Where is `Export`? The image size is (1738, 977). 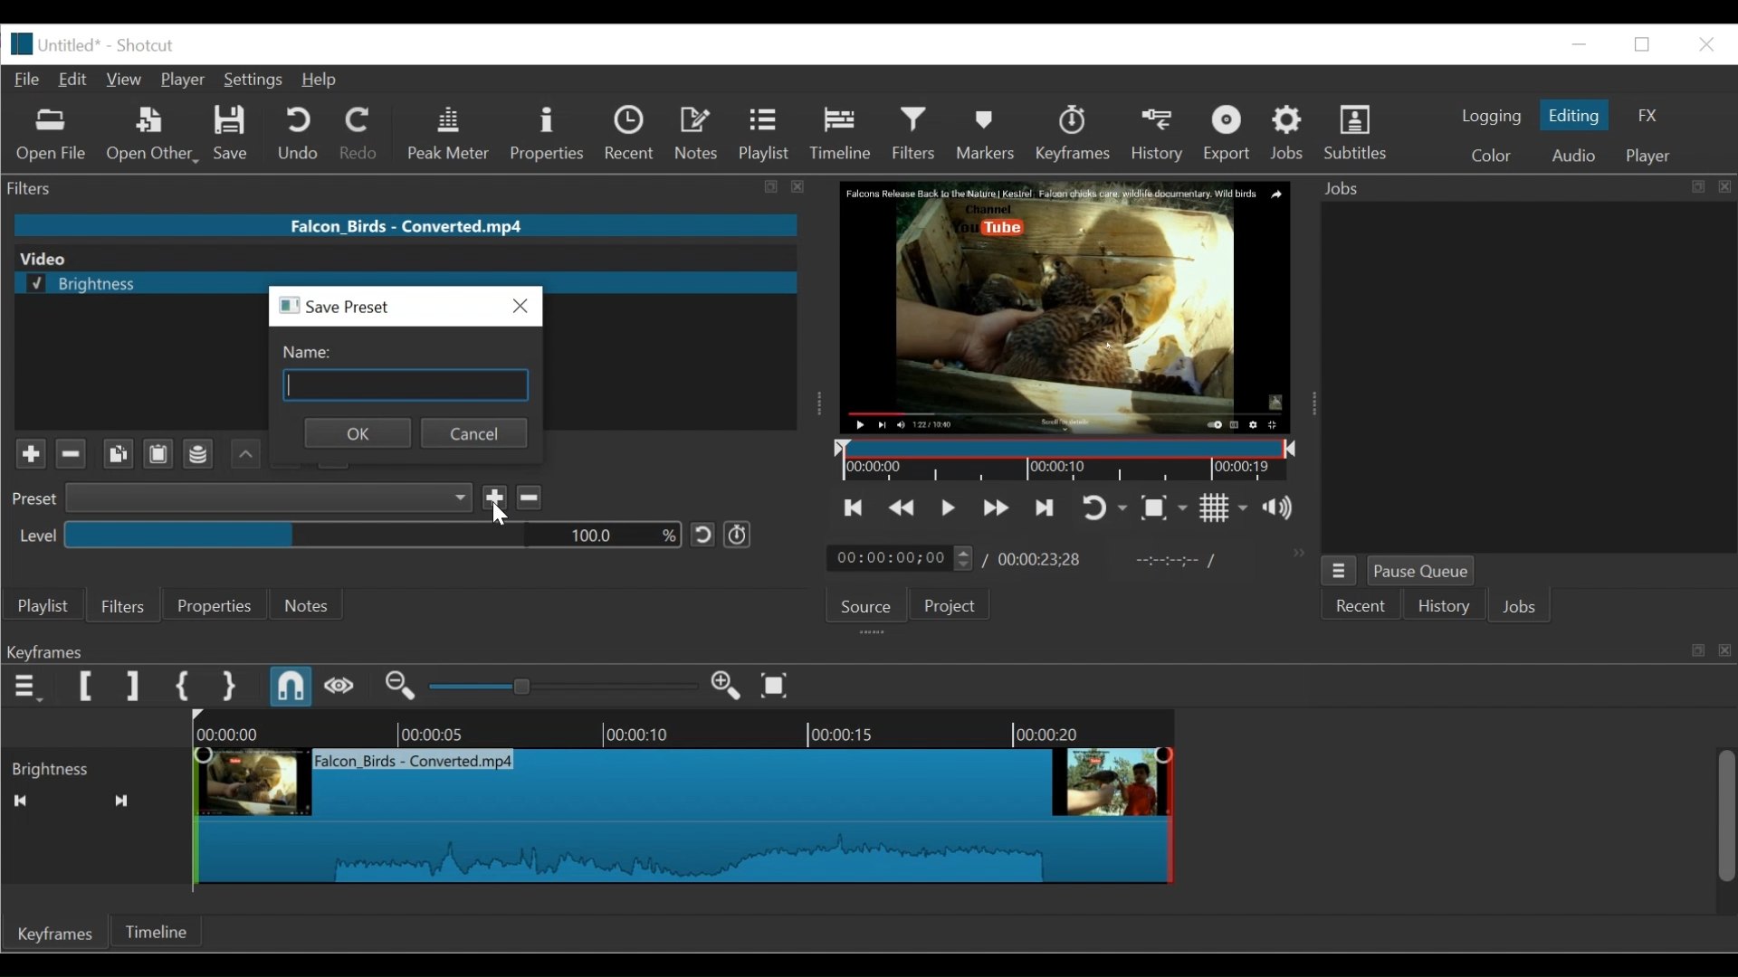
Export is located at coordinates (1228, 134).